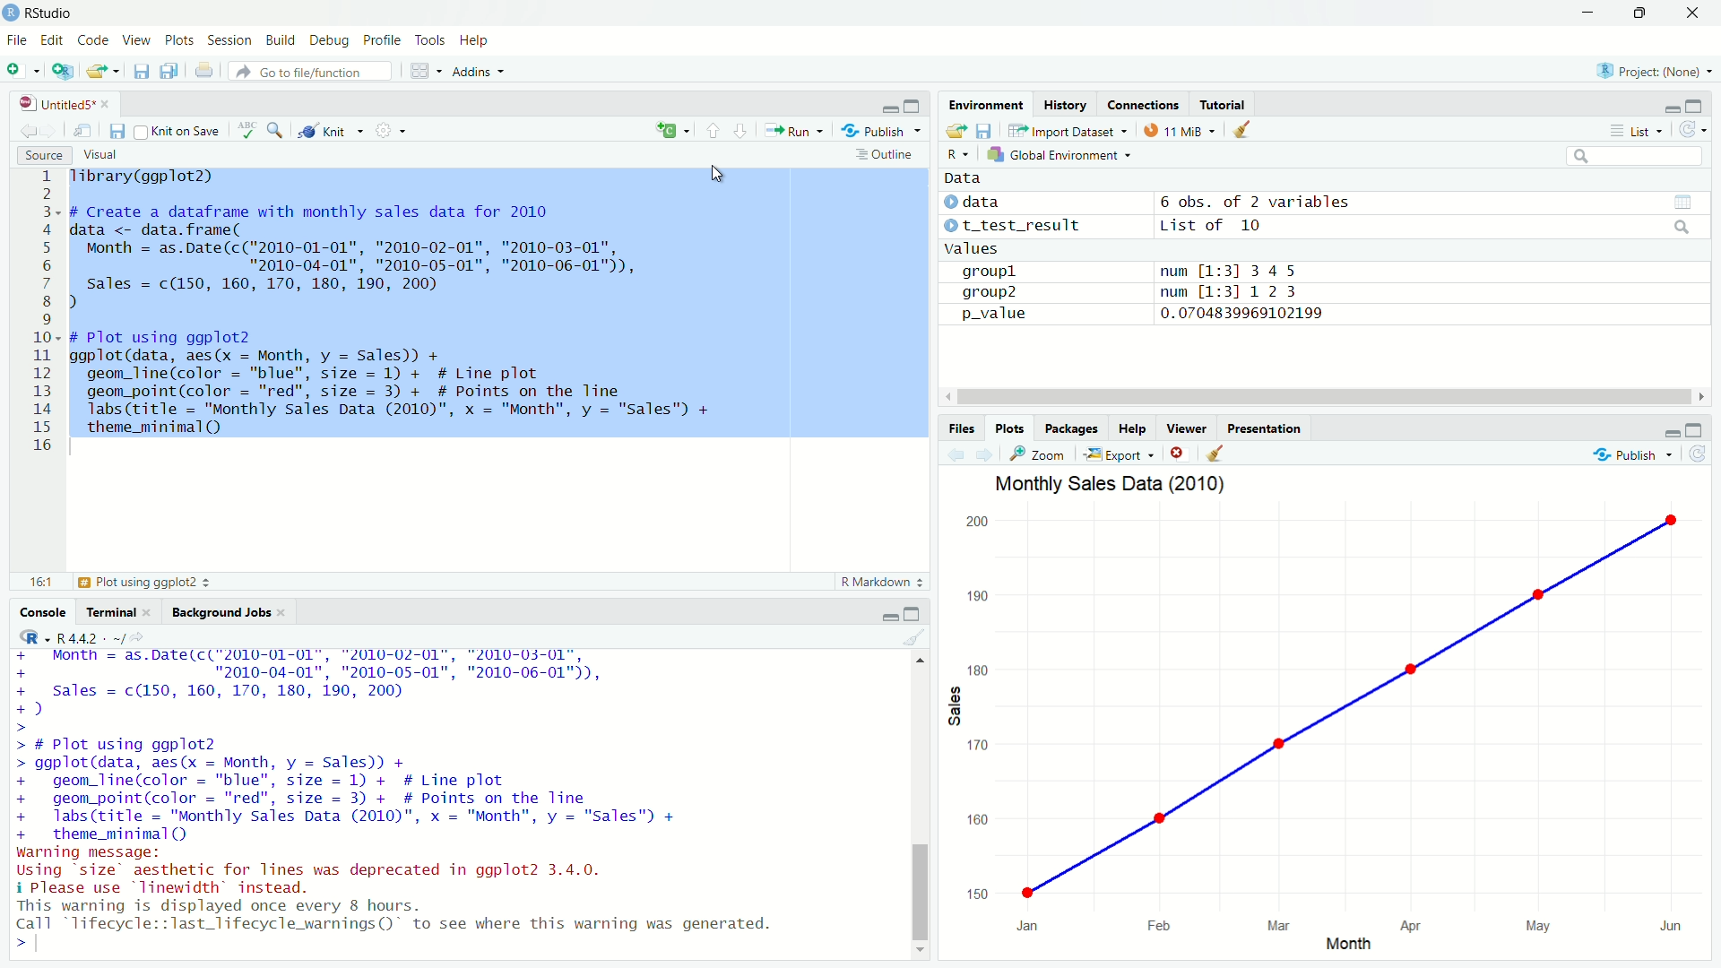 The height and width of the screenshot is (968, 1721). What do you see at coordinates (94, 38) in the screenshot?
I see `Code` at bounding box center [94, 38].